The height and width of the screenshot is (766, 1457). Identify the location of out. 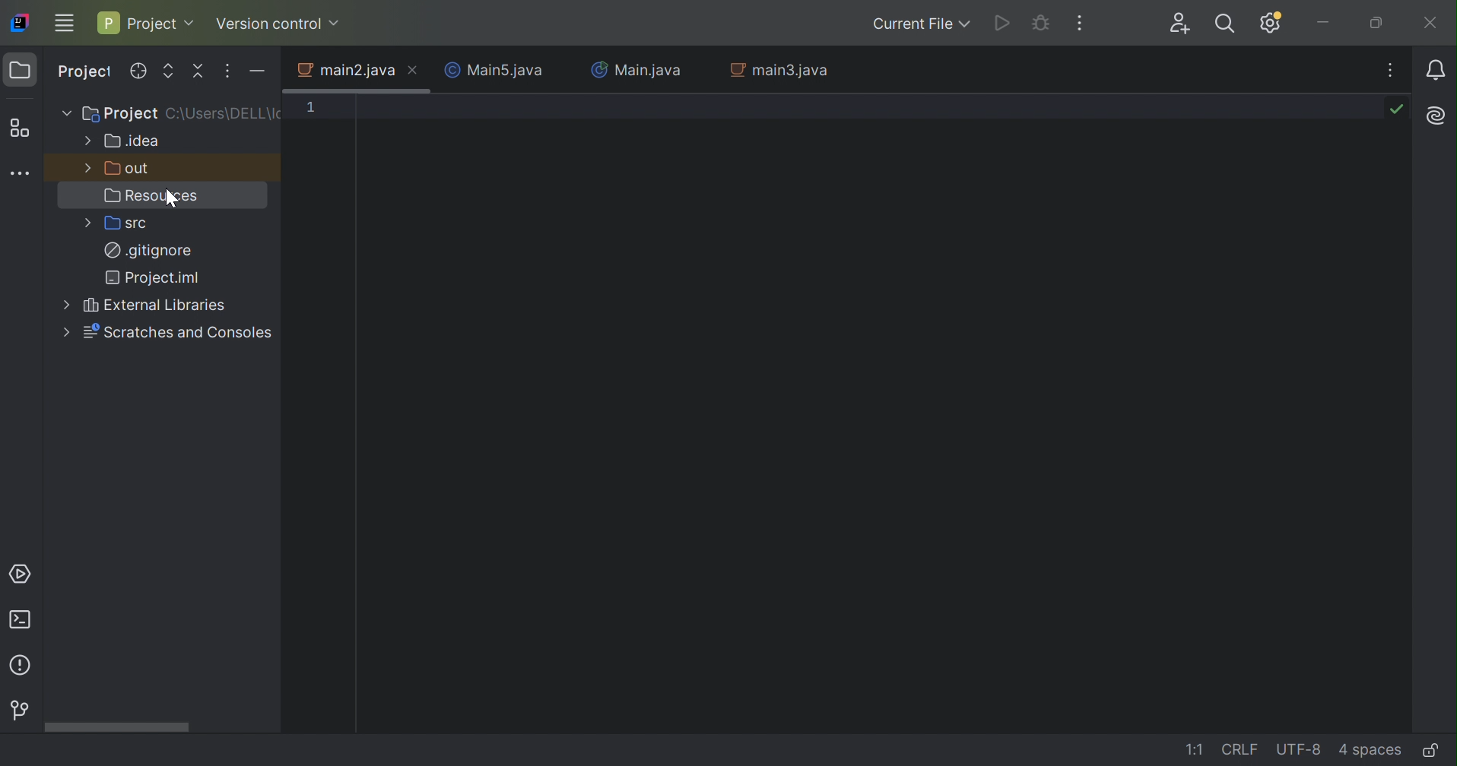
(130, 169).